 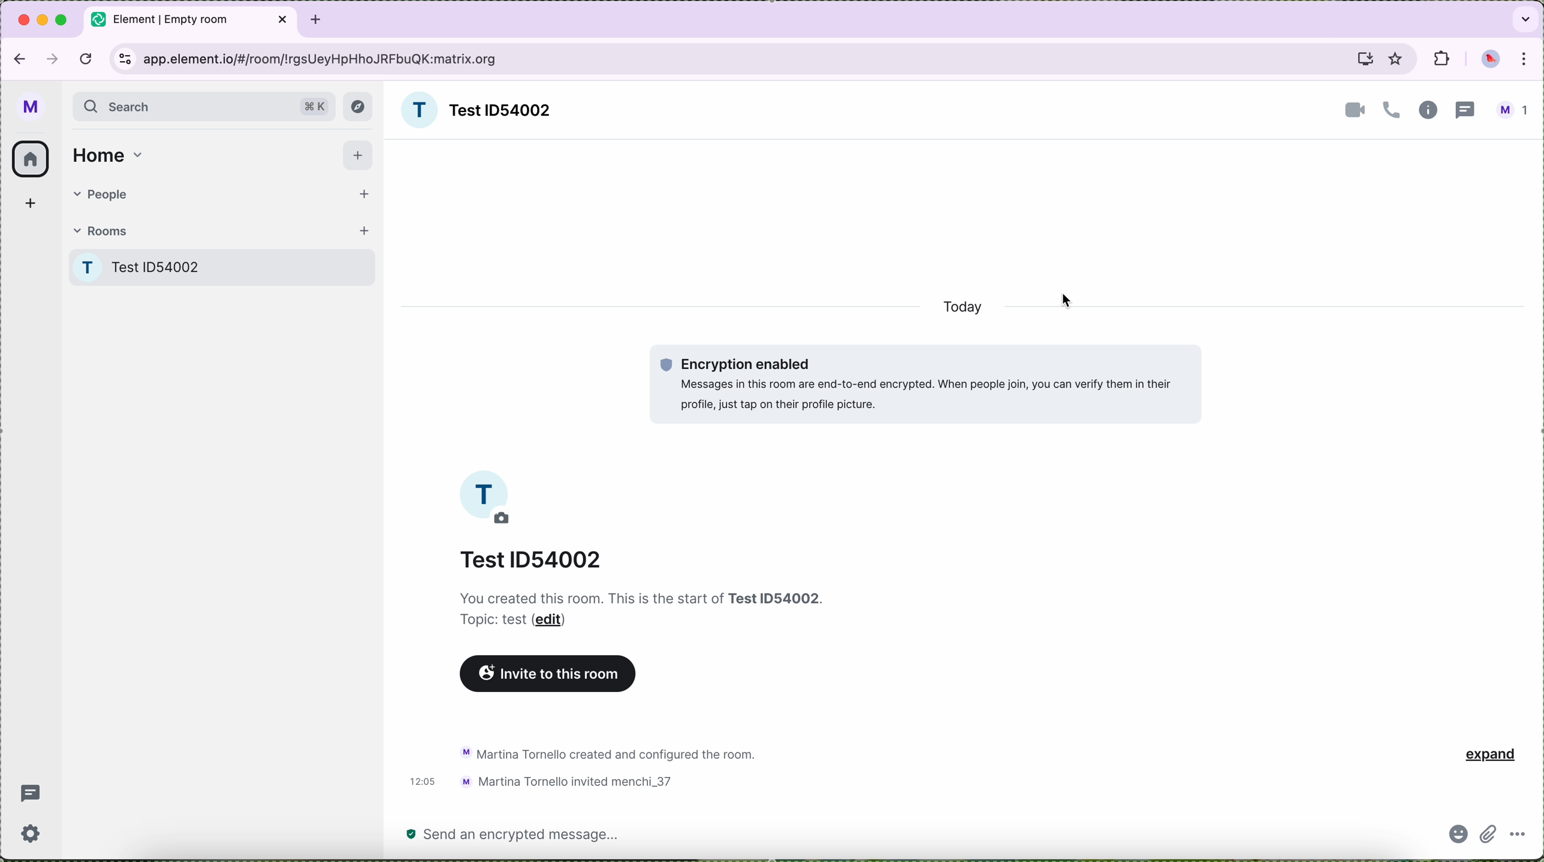 What do you see at coordinates (45, 20) in the screenshot?
I see `minimize` at bounding box center [45, 20].